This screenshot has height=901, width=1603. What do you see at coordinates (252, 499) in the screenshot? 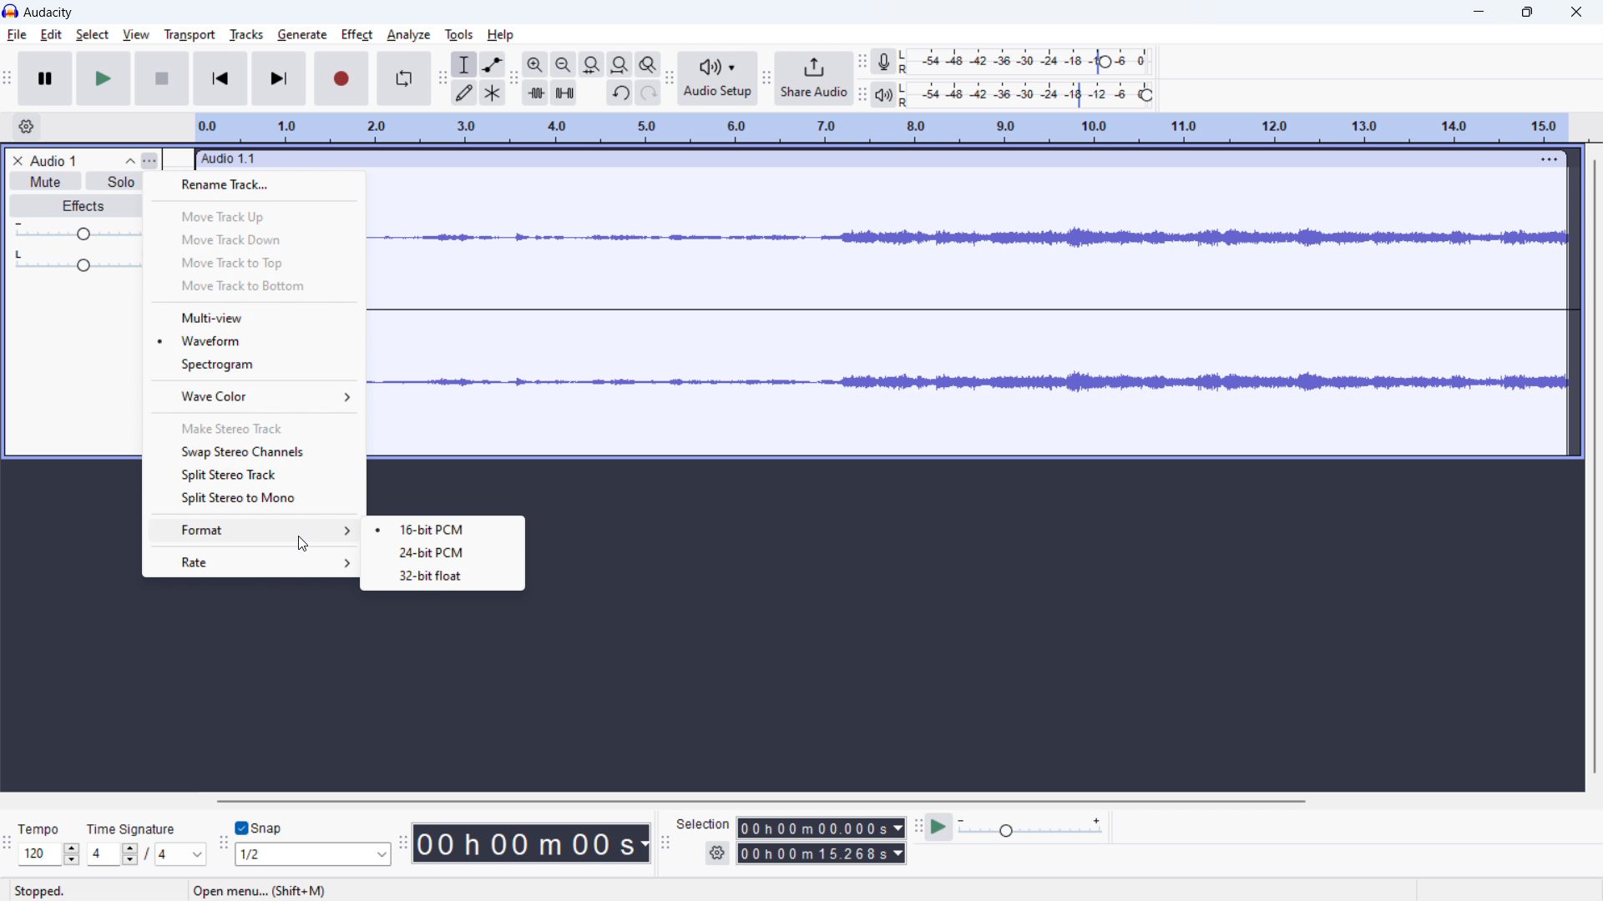
I see `split stereo to mono` at bounding box center [252, 499].